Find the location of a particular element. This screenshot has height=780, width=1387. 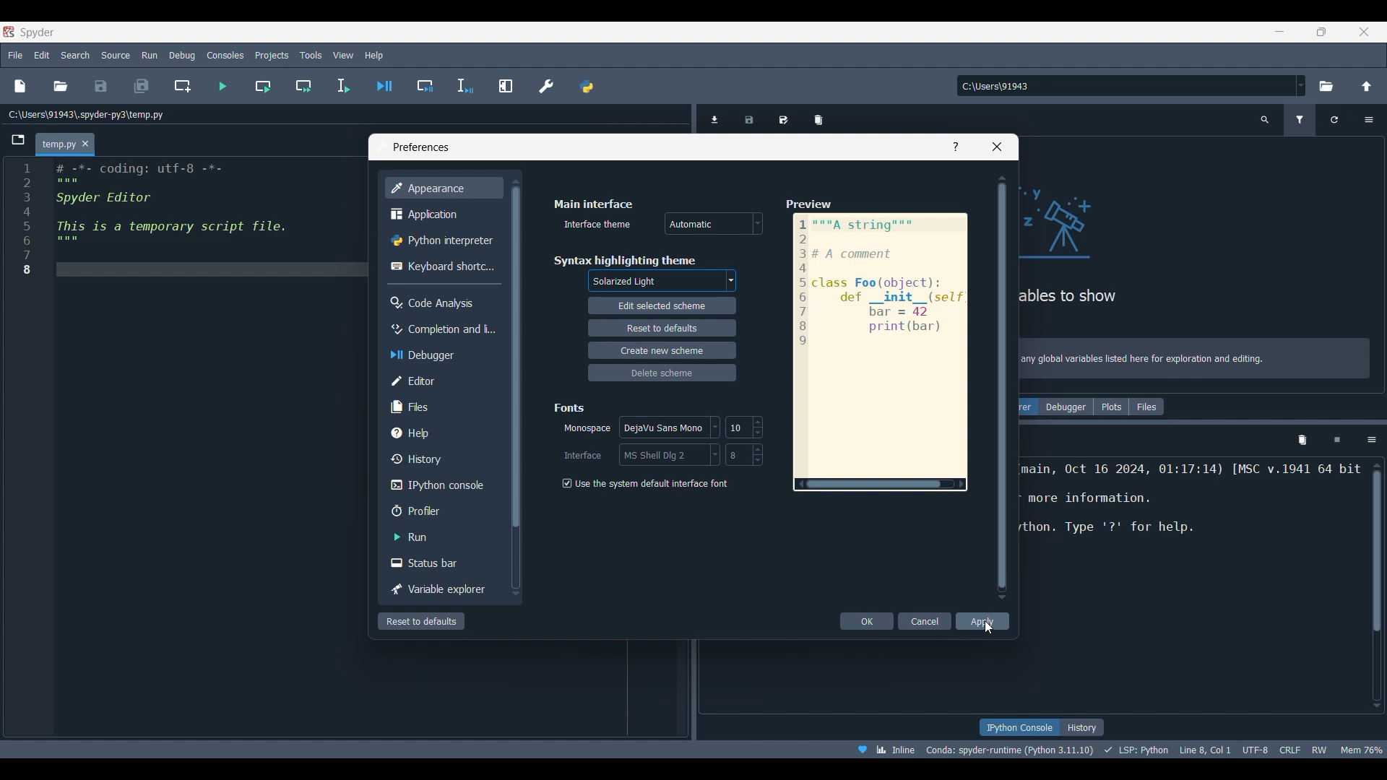

Status bar is located at coordinates (441, 563).